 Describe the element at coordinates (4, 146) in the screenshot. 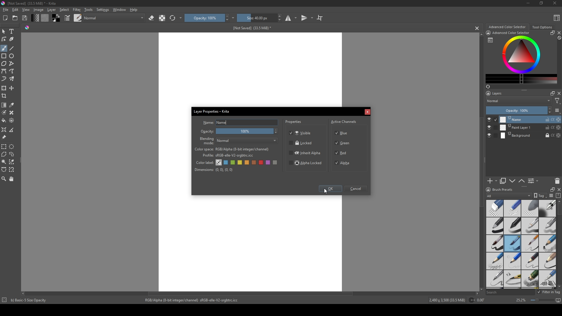

I see `rectangular` at that location.